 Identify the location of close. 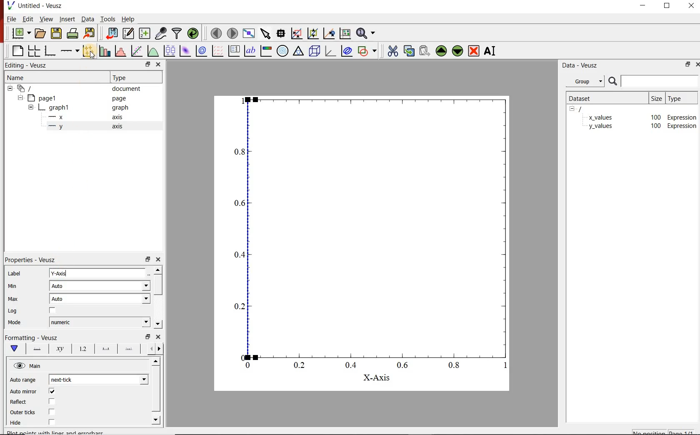
(159, 64).